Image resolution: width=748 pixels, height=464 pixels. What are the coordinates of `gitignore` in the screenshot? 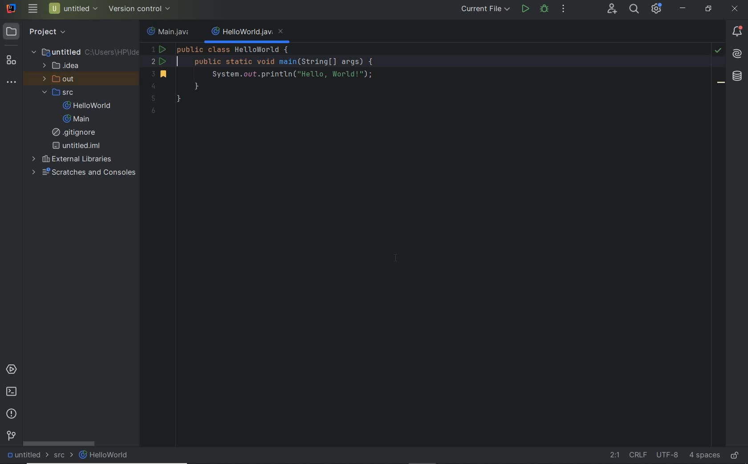 It's located at (77, 132).